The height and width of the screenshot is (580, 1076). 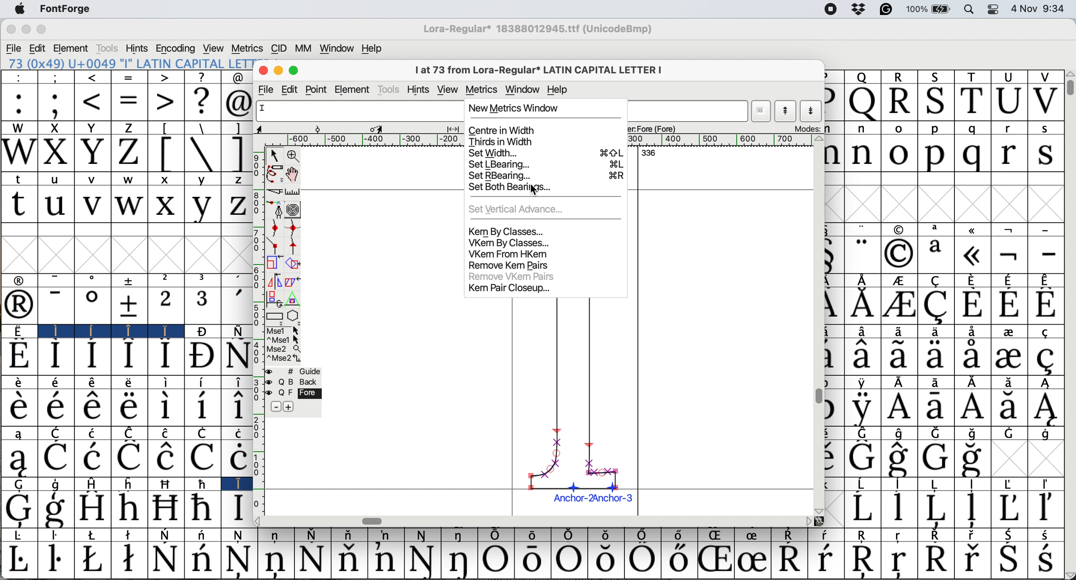 I want to click on show previous letter, so click(x=787, y=111).